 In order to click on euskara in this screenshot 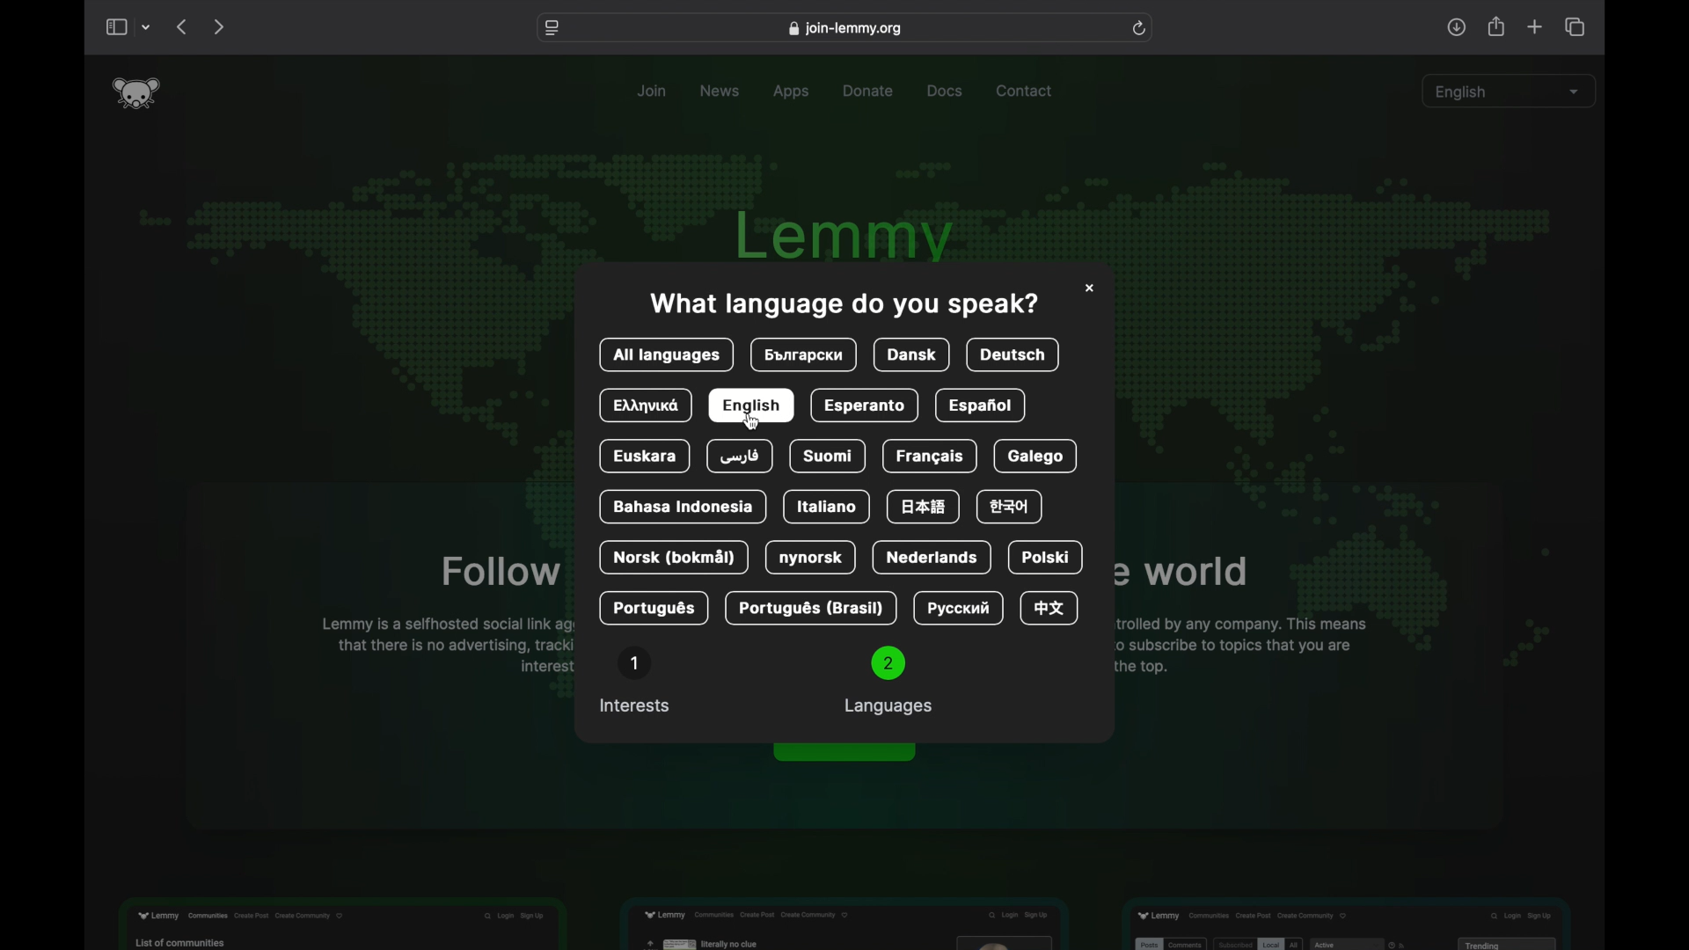, I will do `click(645, 455)`.